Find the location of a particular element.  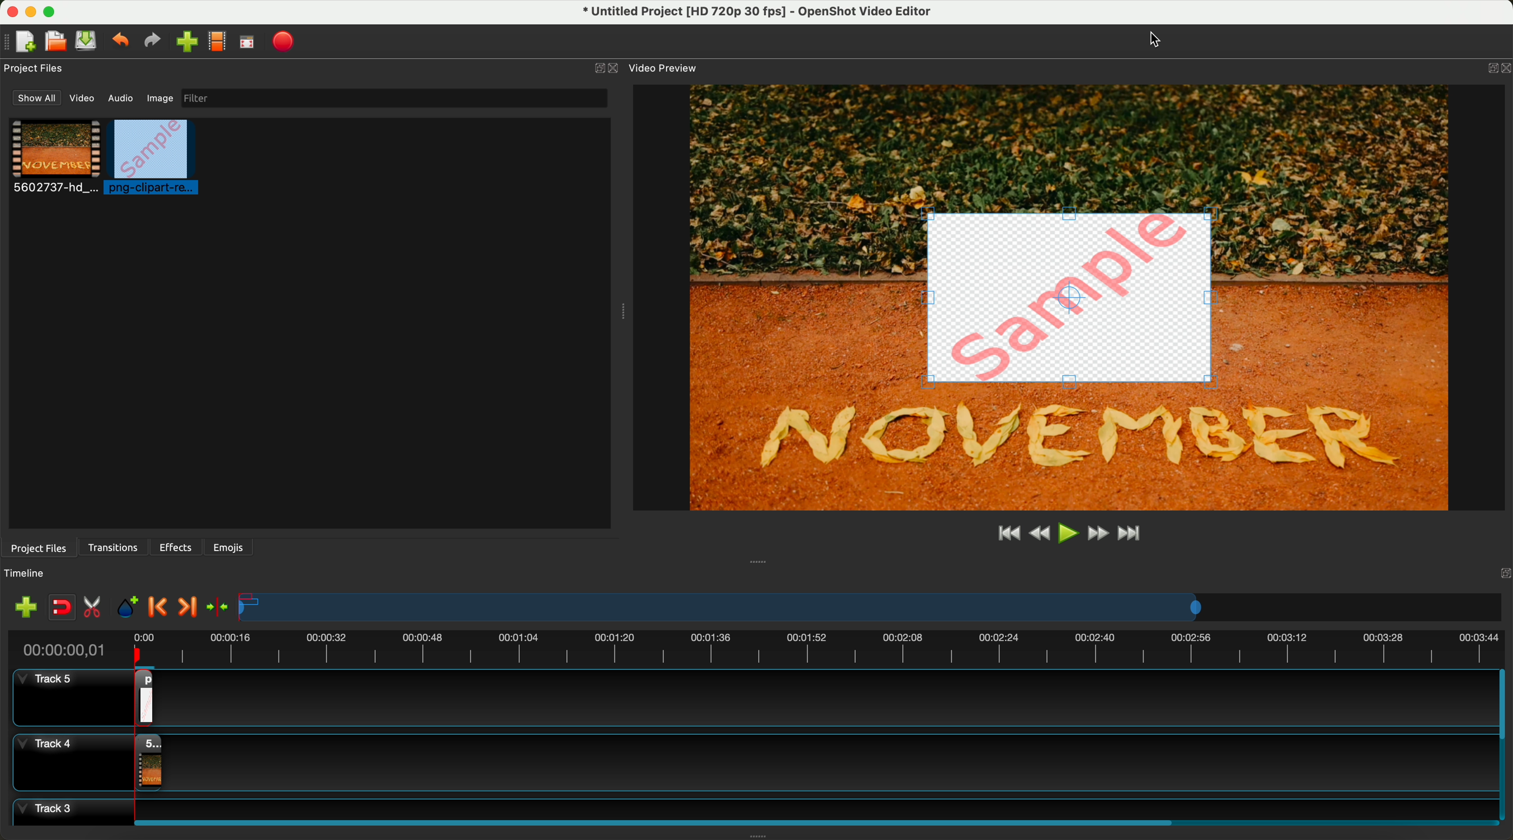

enable razor is located at coordinates (95, 609).